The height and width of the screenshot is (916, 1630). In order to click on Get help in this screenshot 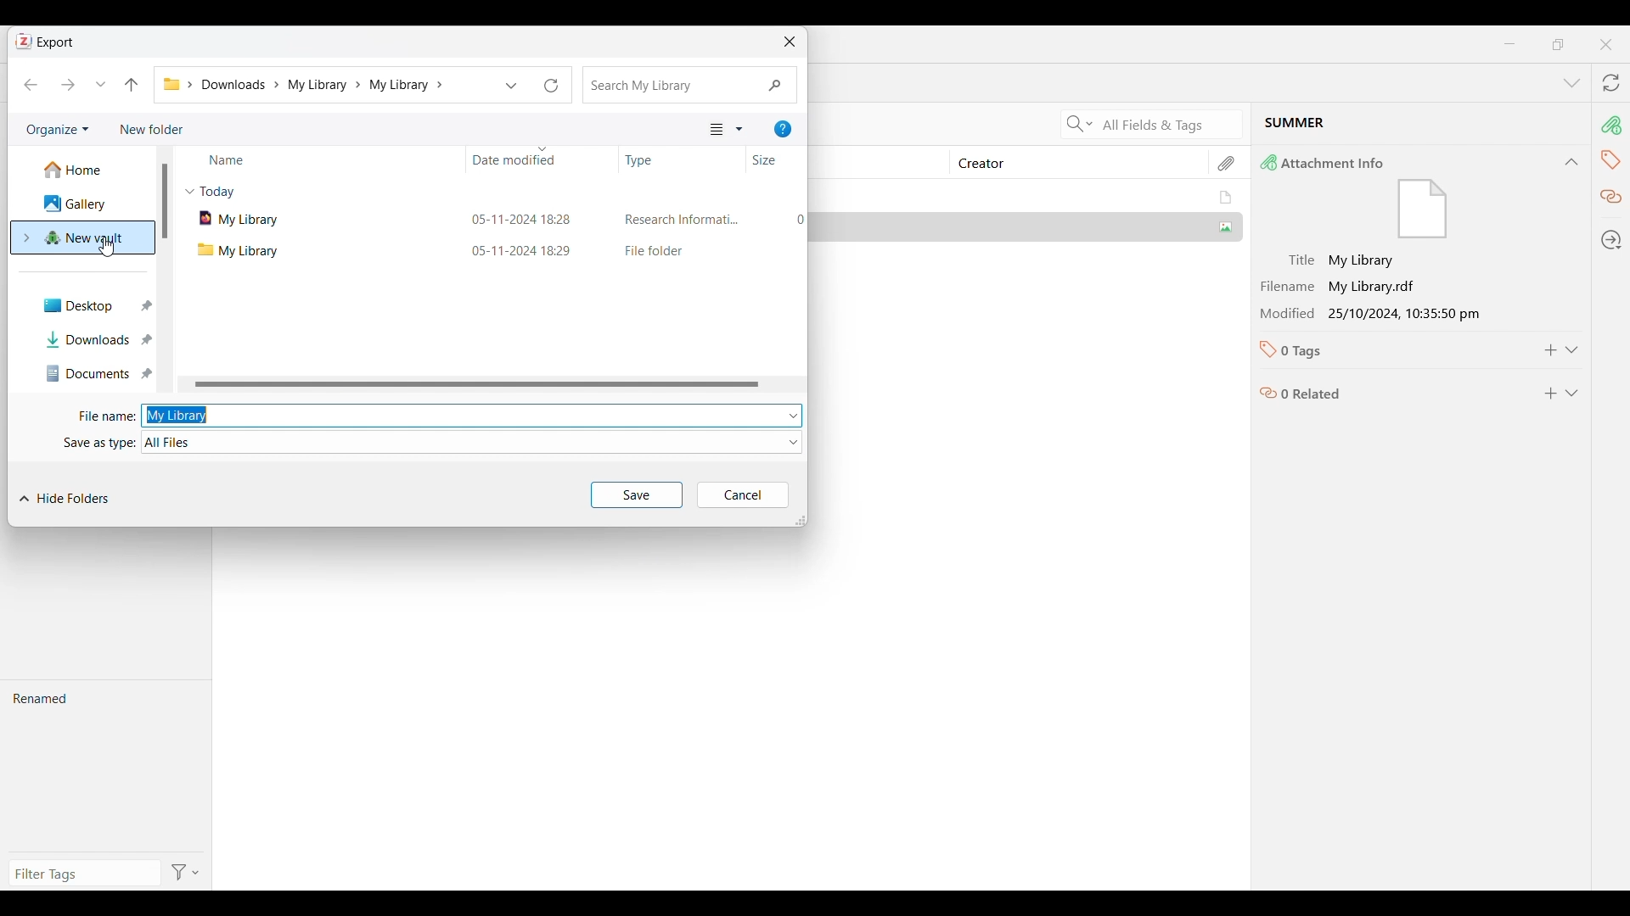, I will do `click(784, 130)`.